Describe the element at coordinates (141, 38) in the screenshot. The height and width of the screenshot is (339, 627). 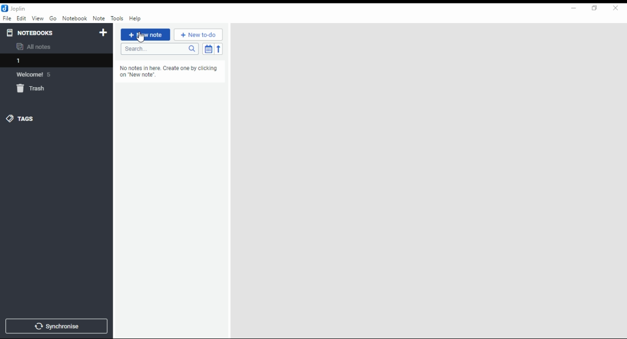
I see `mouse pointer` at that location.